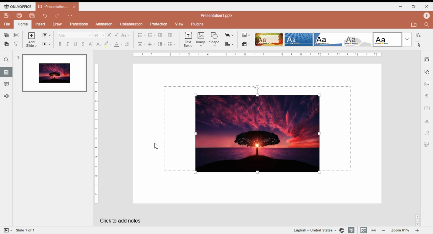 Image resolution: width=433 pixels, height=234 pixels. What do you see at coordinates (161, 44) in the screenshot?
I see `lince spacing` at bounding box center [161, 44].